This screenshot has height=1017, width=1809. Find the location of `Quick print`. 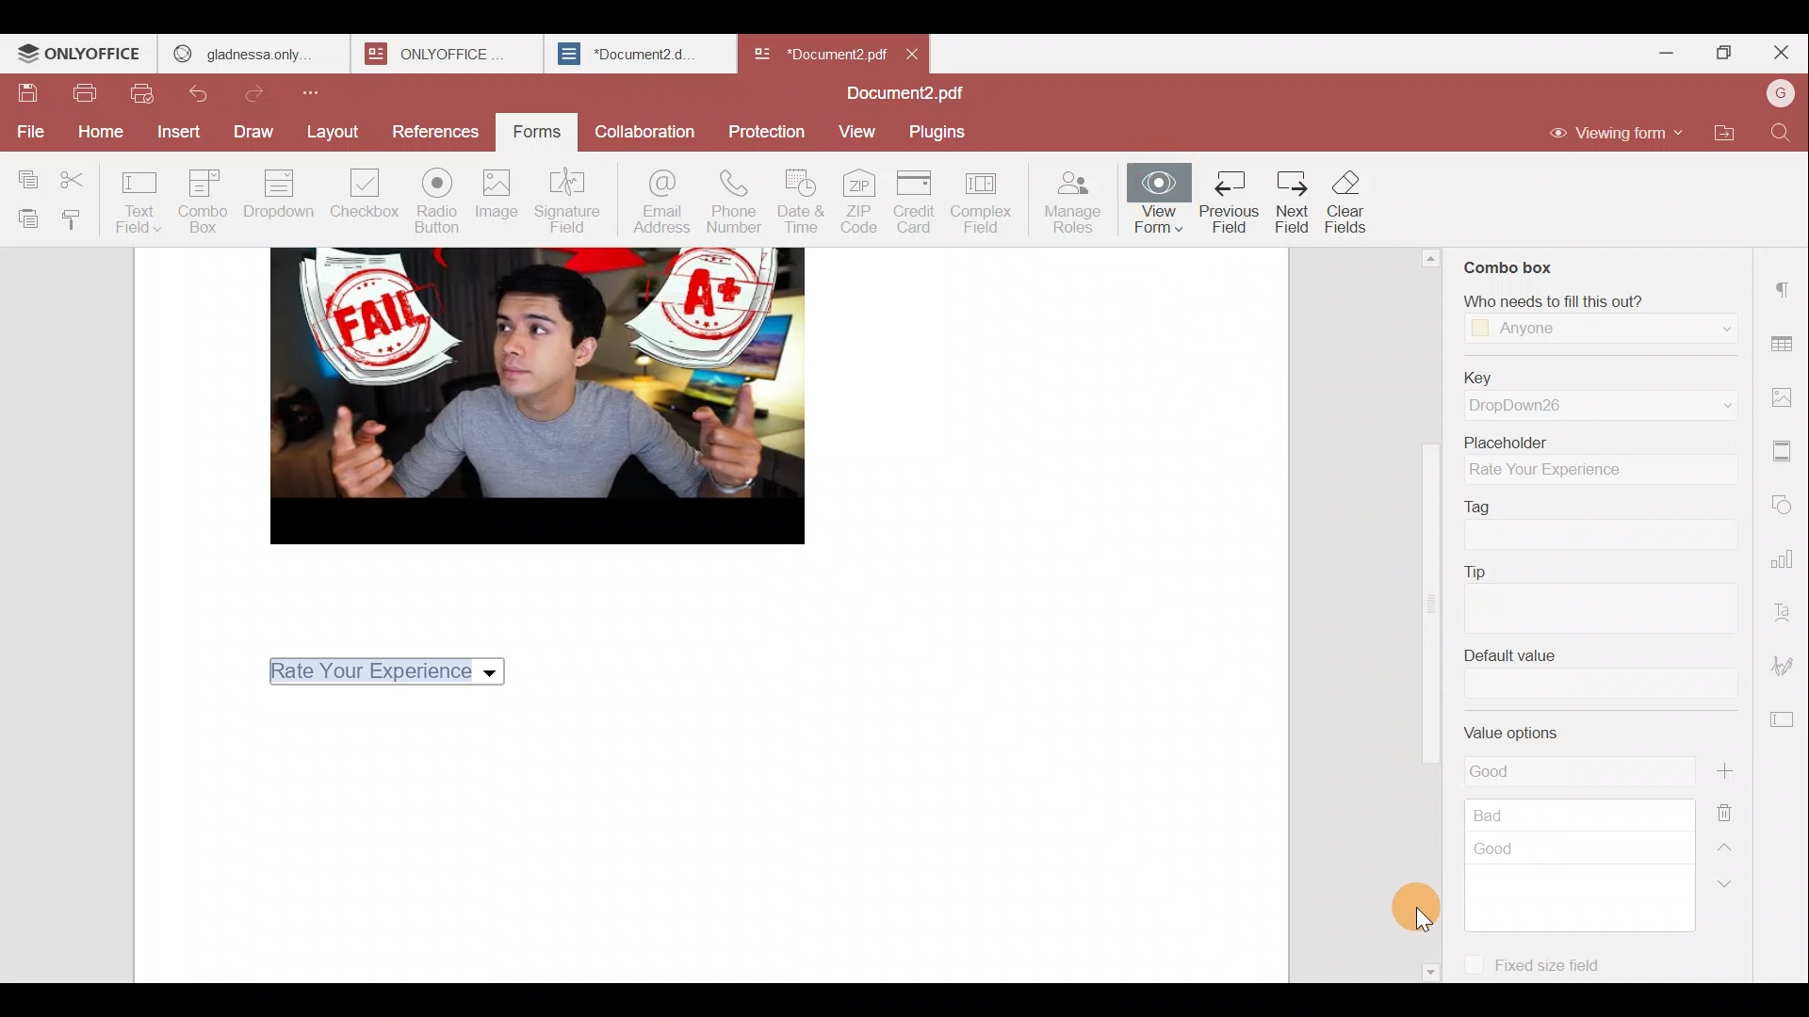

Quick print is located at coordinates (141, 94).